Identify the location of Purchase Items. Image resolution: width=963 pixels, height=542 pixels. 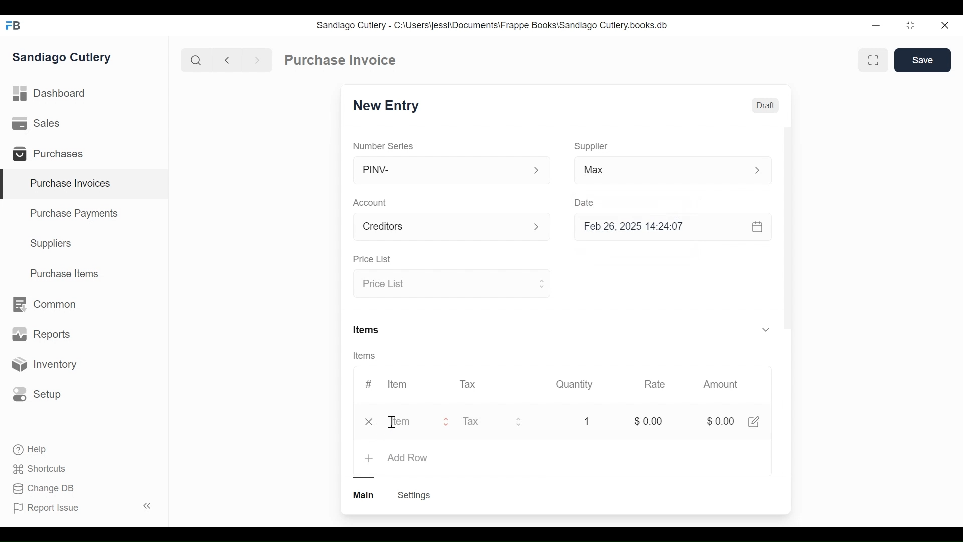
(65, 275).